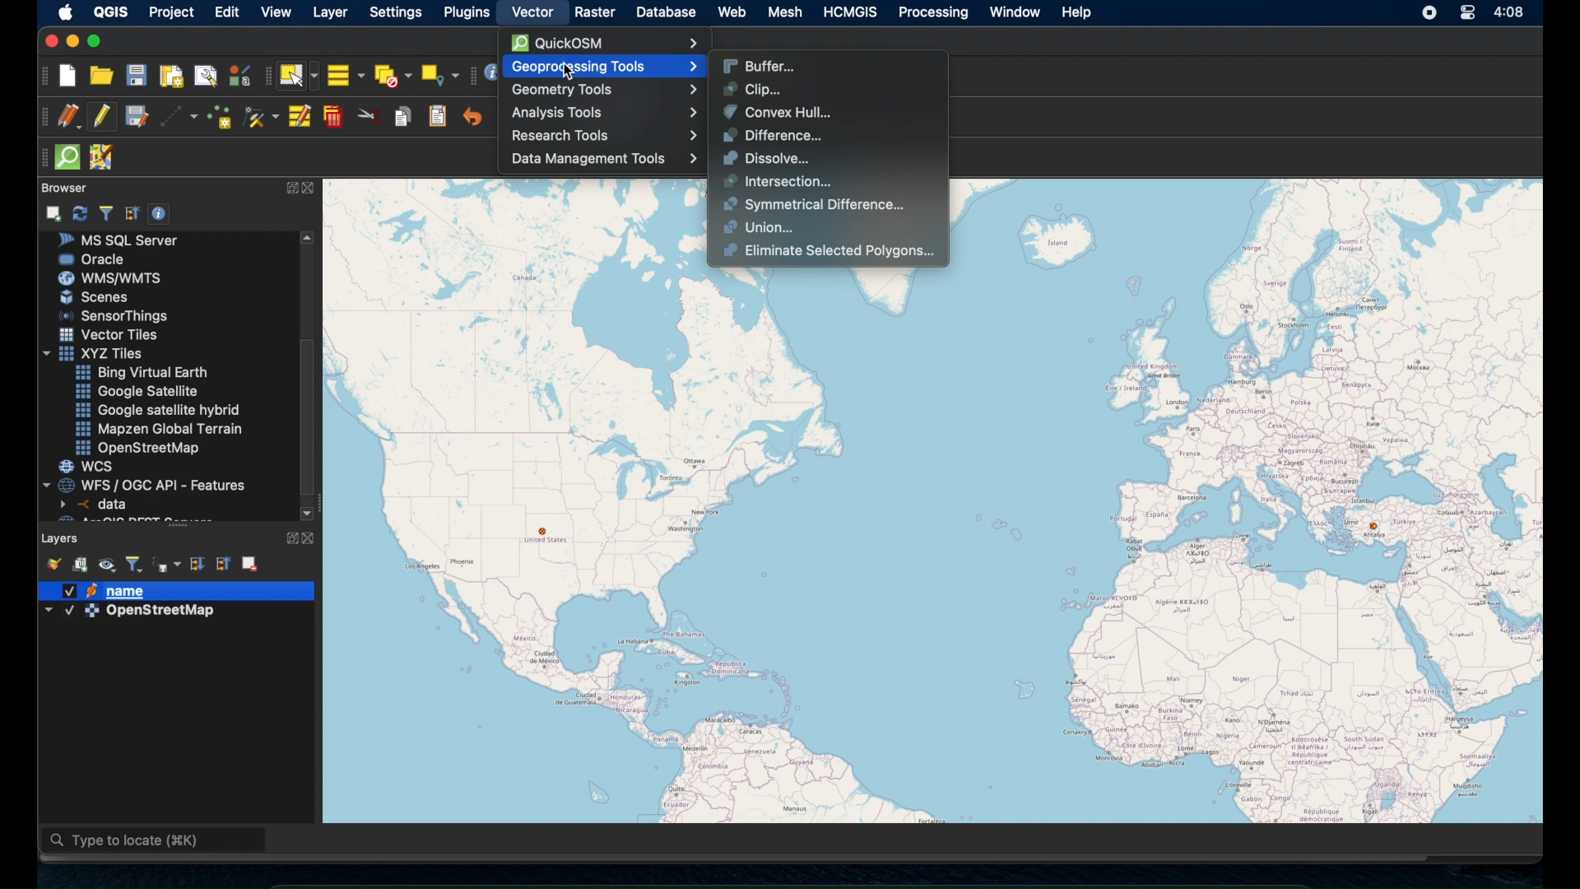  I want to click on google satellite, so click(136, 392).